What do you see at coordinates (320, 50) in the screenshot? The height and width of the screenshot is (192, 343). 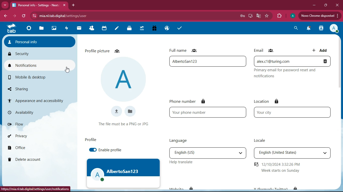 I see `add` at bounding box center [320, 50].